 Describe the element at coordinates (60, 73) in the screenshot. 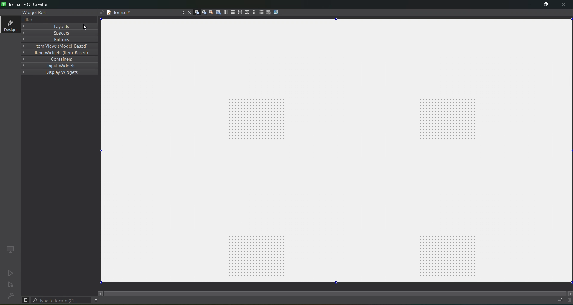

I see `display widgets` at that location.